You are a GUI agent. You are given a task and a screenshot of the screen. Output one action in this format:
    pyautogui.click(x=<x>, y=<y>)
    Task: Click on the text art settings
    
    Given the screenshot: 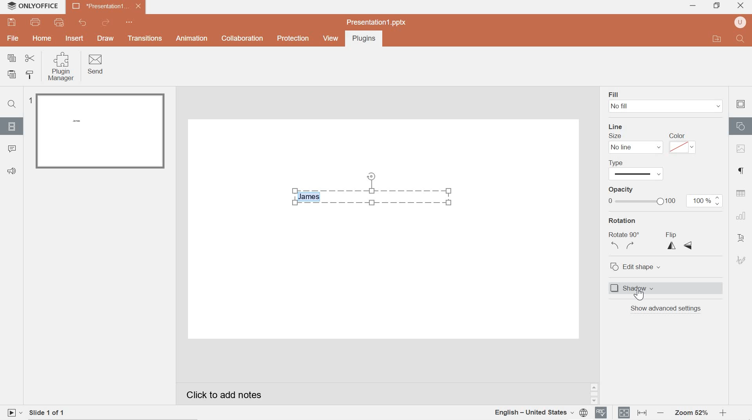 What is the action you would take?
    pyautogui.click(x=743, y=239)
    